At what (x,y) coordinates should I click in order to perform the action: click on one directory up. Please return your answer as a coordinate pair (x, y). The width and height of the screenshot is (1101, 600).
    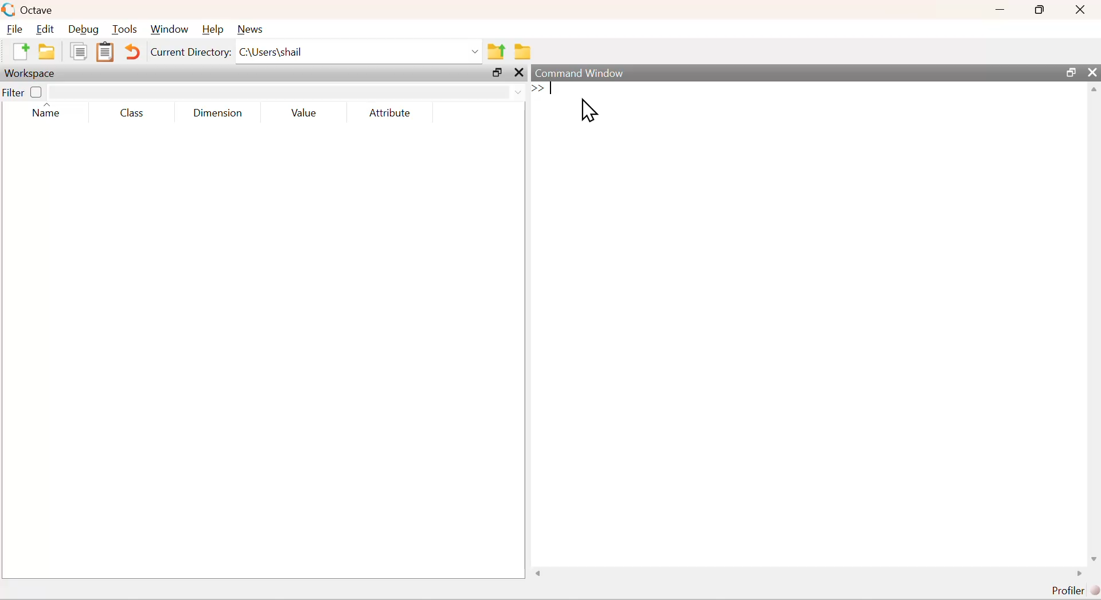
    Looking at the image, I should click on (497, 52).